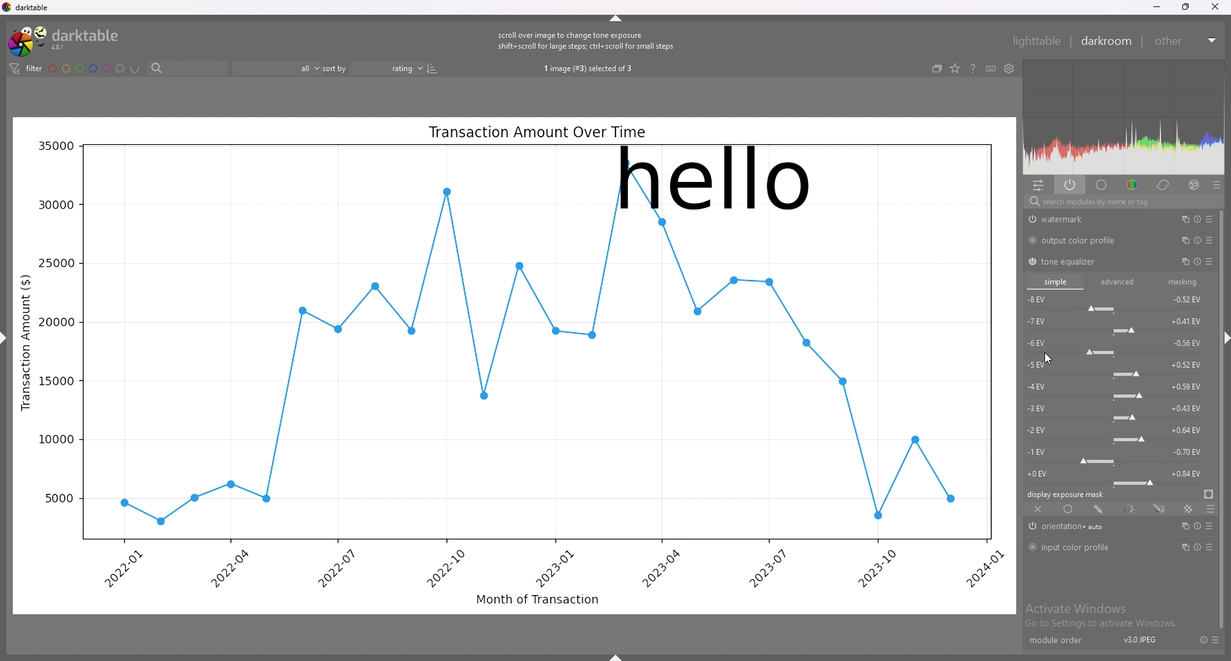  What do you see at coordinates (1032, 547) in the screenshot?
I see `switch off/on` at bounding box center [1032, 547].